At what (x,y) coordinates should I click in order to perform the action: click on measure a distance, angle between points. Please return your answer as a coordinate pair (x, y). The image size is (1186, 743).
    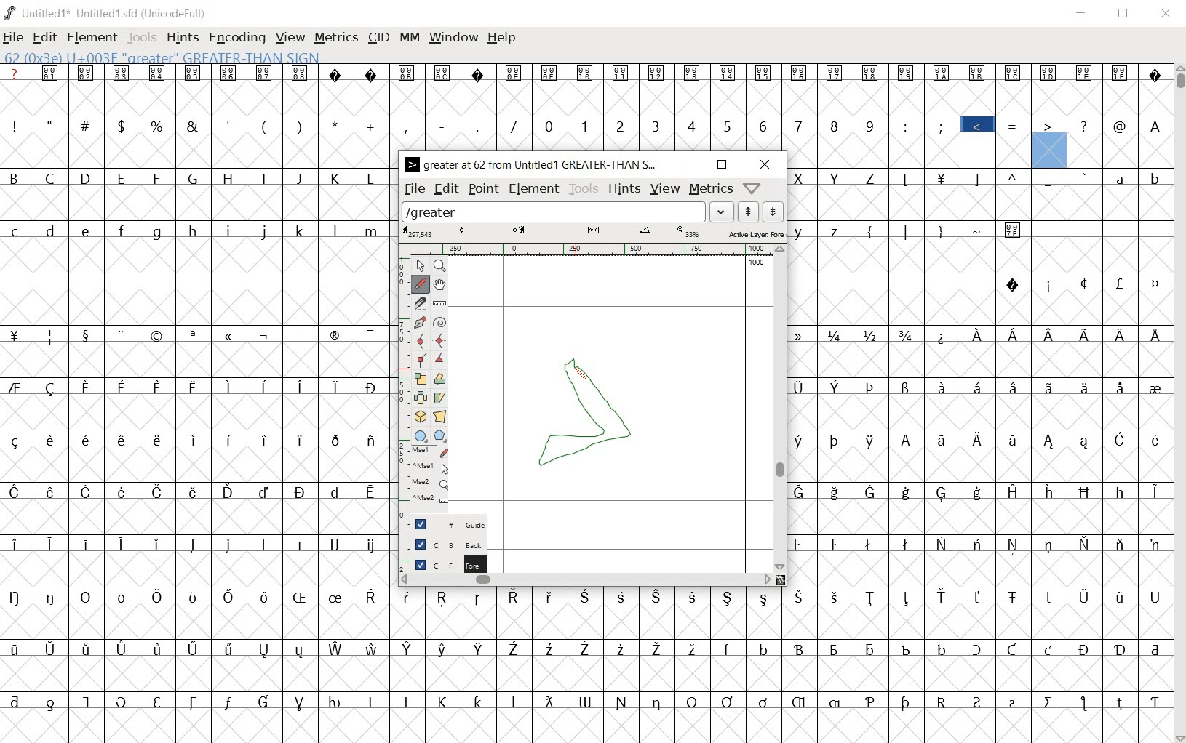
    Looking at the image, I should click on (439, 302).